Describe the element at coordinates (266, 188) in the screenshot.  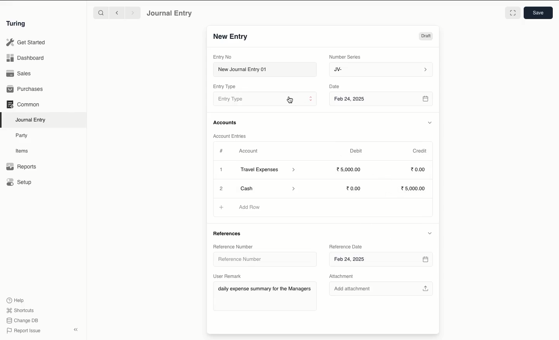
I see `Cash` at that location.